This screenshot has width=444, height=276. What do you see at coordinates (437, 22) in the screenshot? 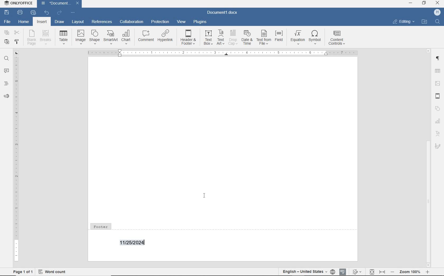
I see `find` at bounding box center [437, 22].